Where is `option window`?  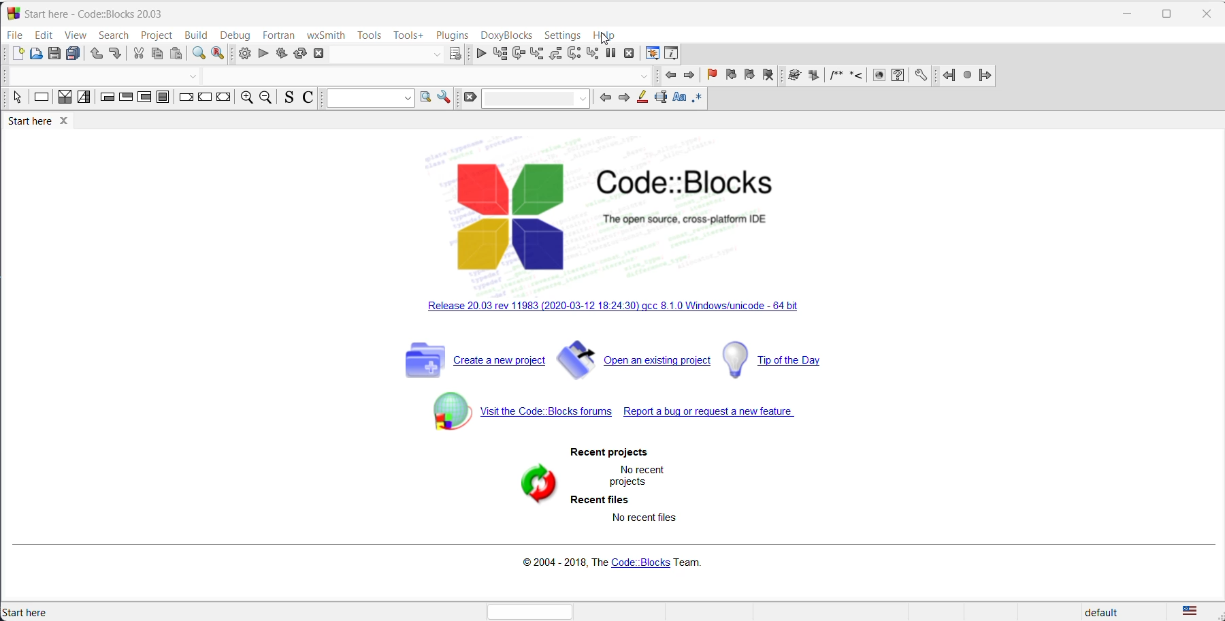 option window is located at coordinates (446, 100).